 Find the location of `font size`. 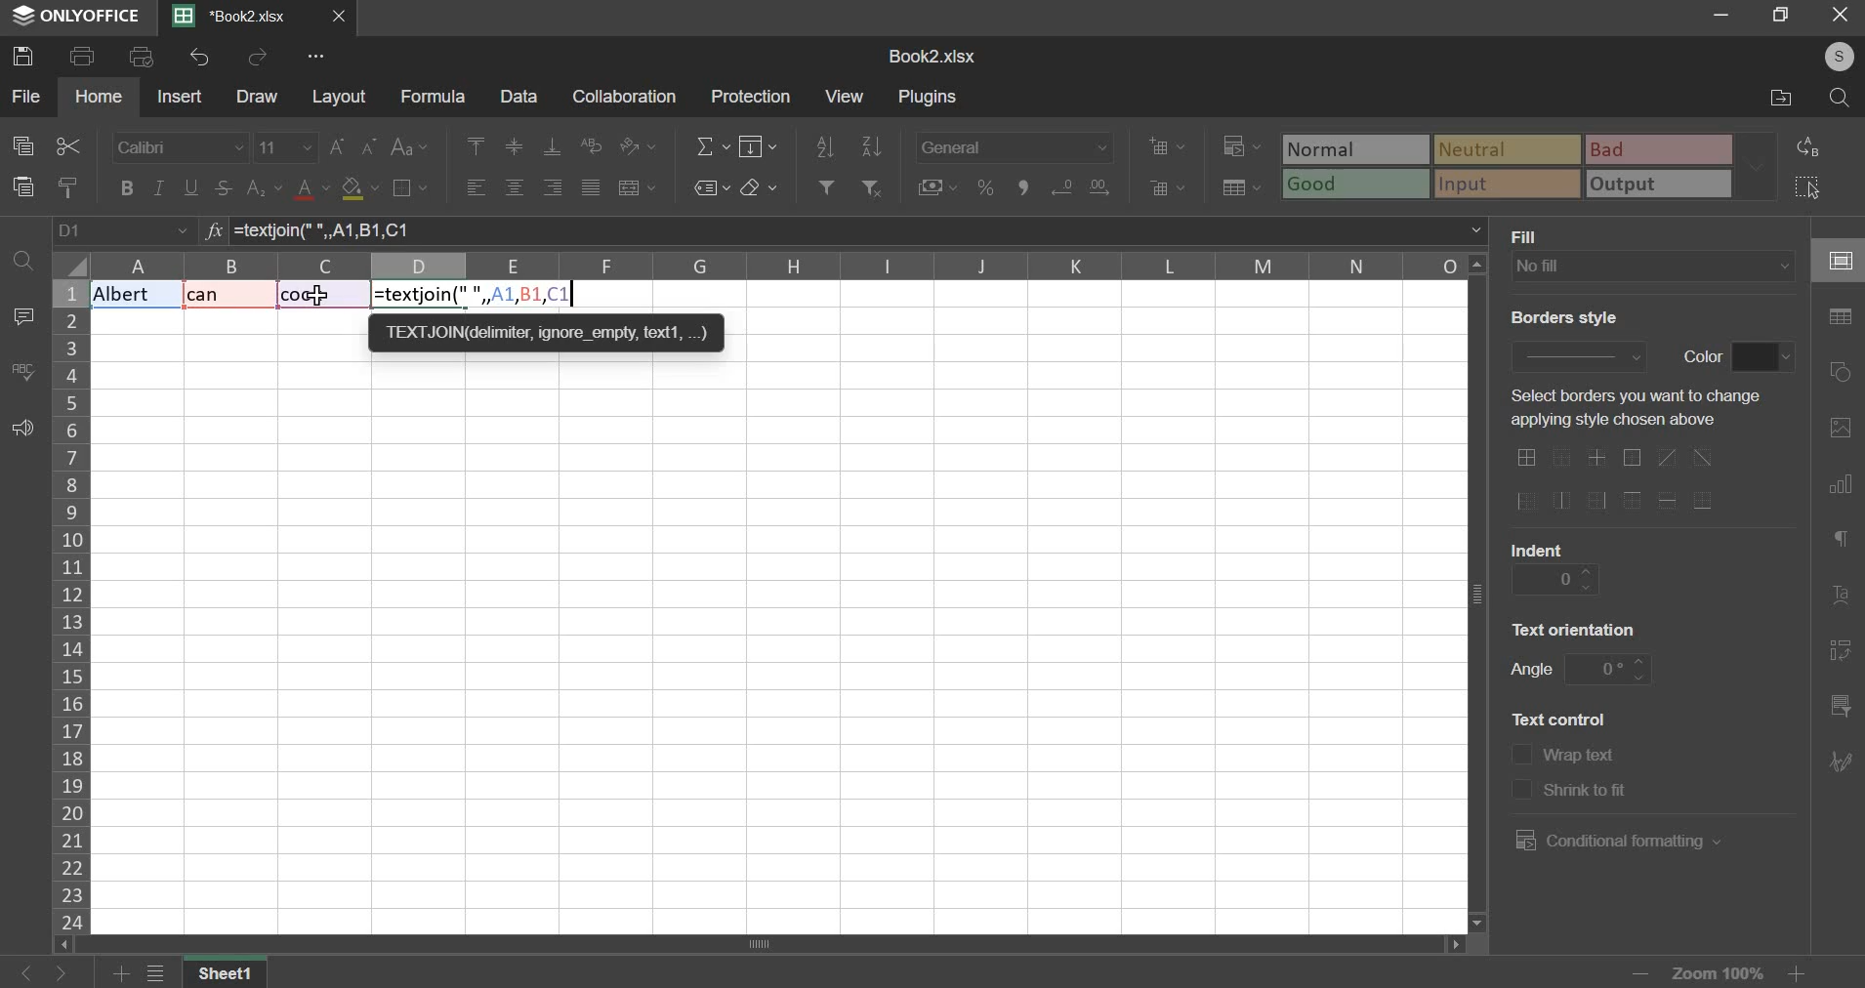

font size is located at coordinates (286, 146).